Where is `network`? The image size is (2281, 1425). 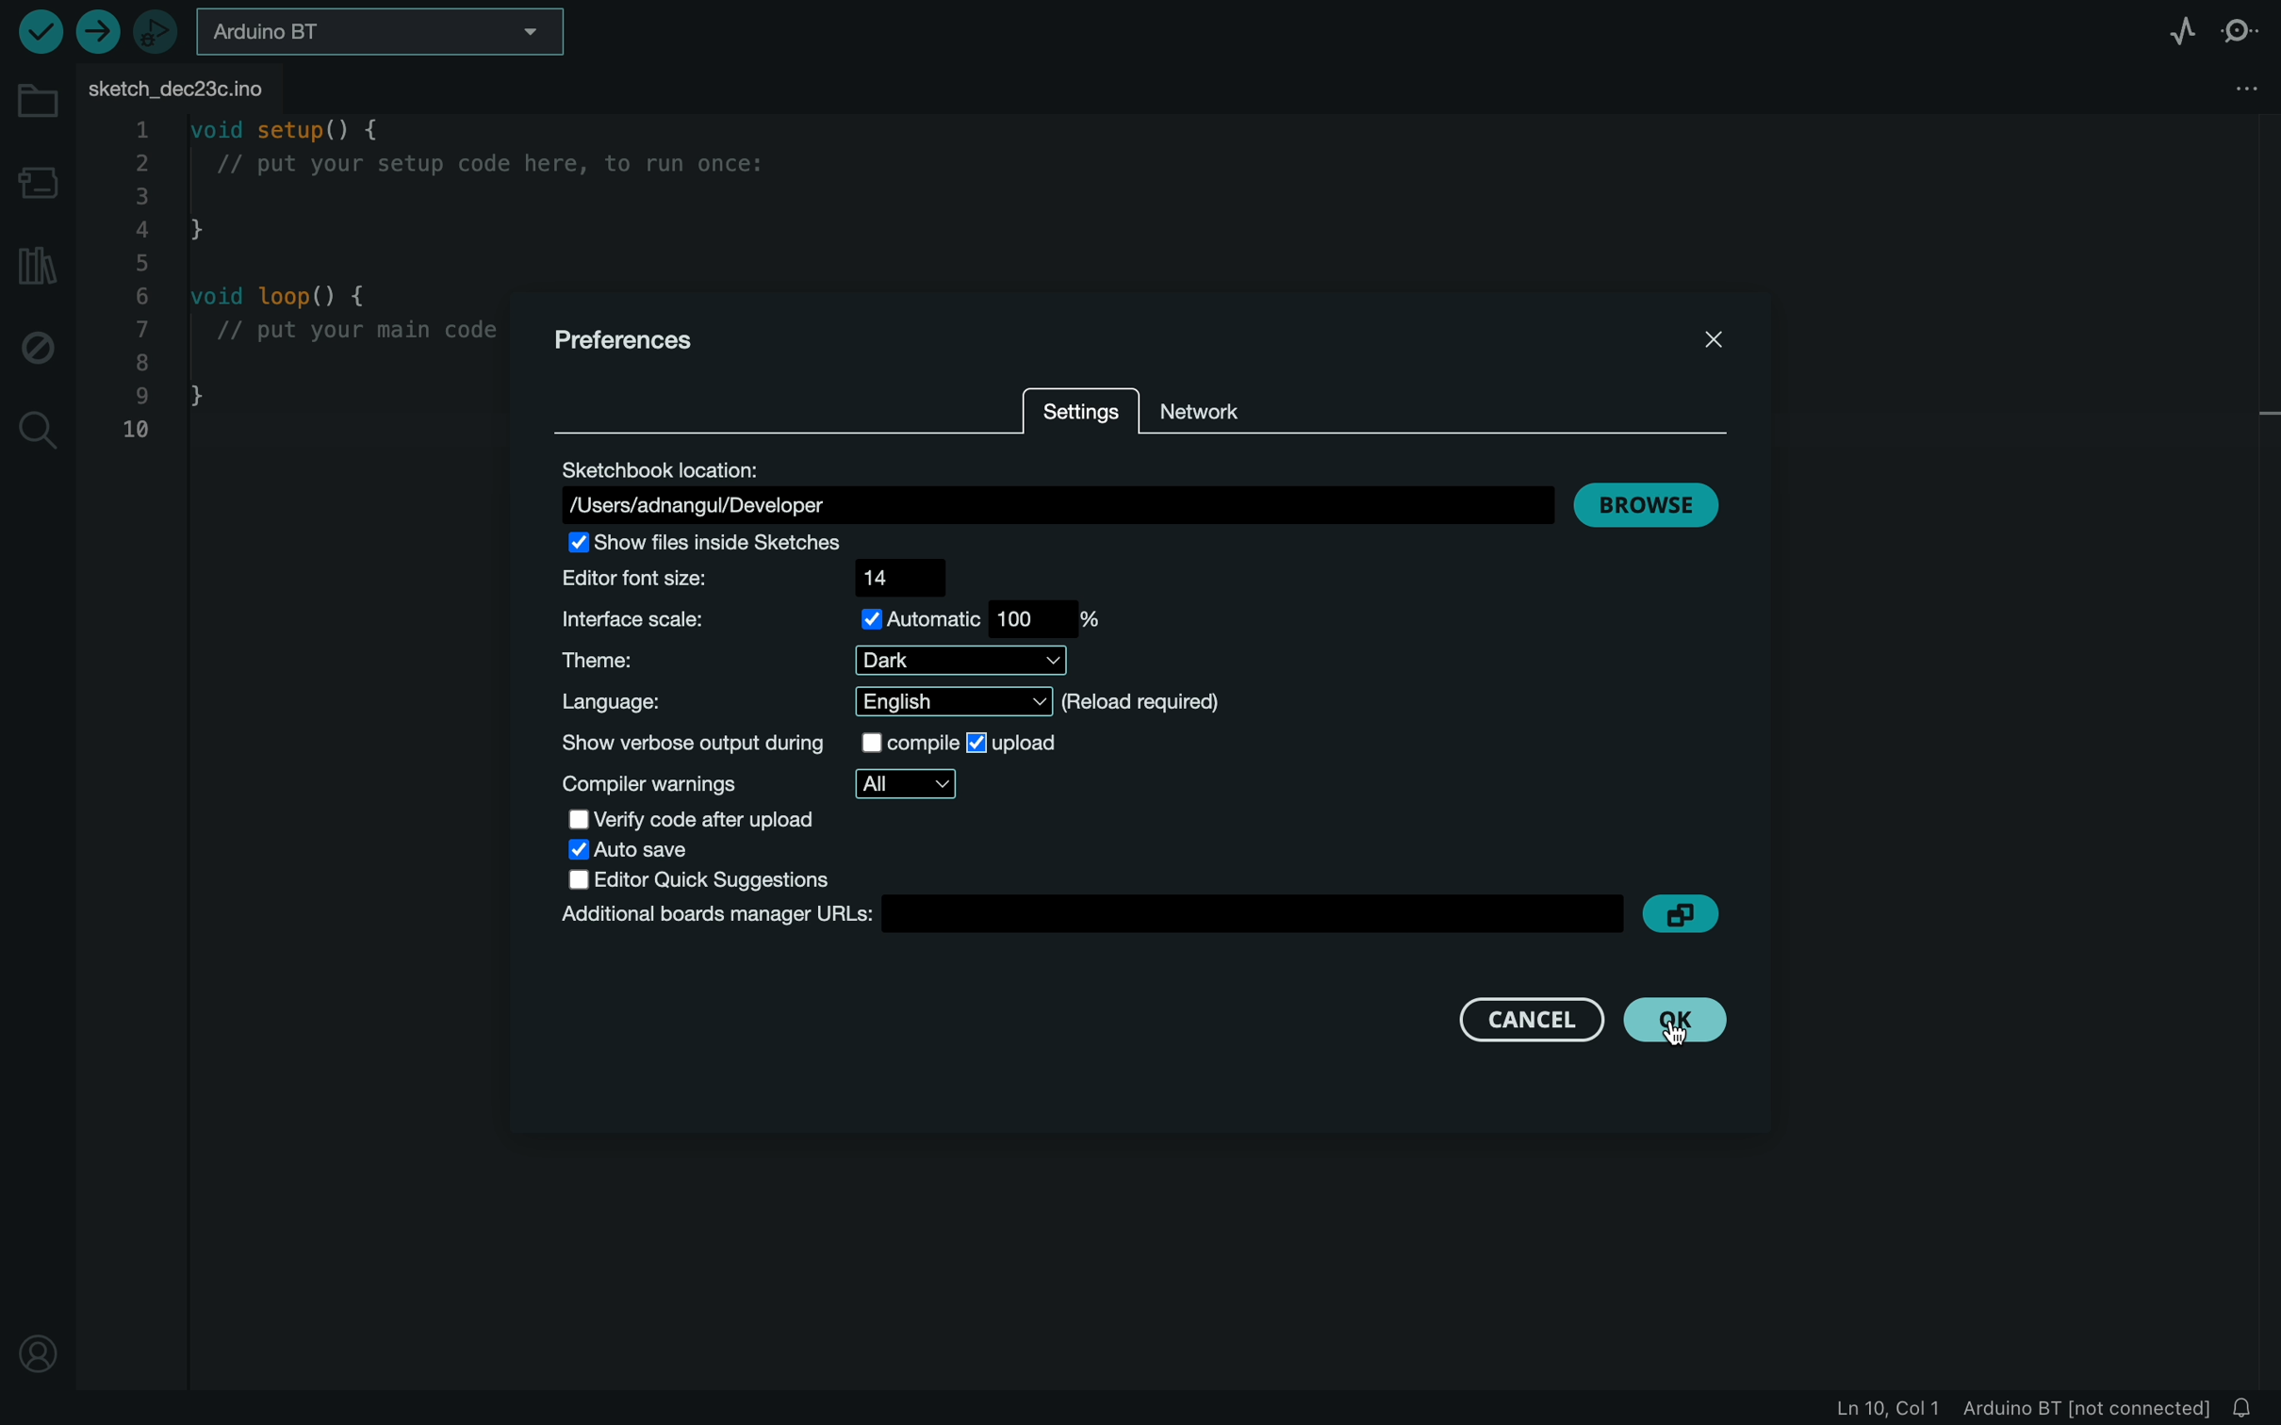 network is located at coordinates (1239, 404).